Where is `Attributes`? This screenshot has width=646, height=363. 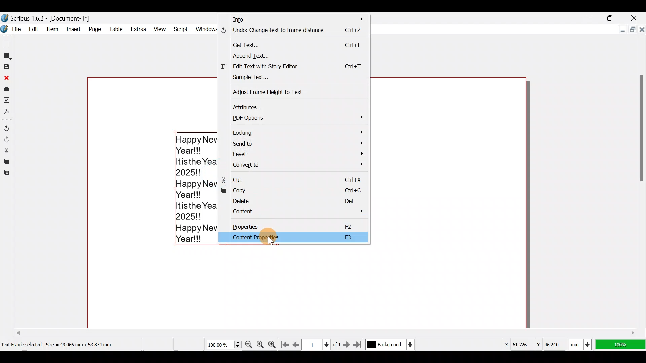
Attributes is located at coordinates (299, 105).